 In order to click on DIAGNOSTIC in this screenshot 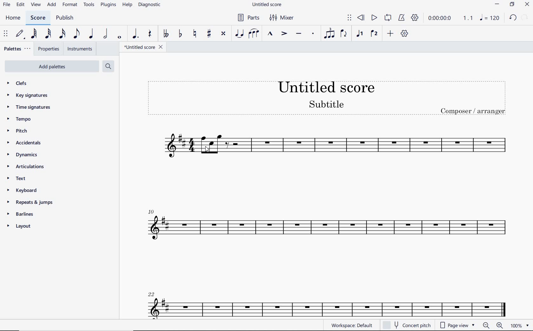, I will do `click(150, 5)`.